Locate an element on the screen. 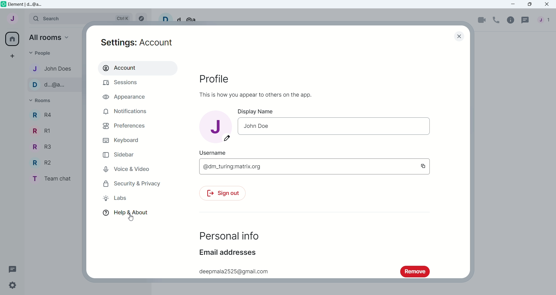  Help and about is located at coordinates (127, 212).